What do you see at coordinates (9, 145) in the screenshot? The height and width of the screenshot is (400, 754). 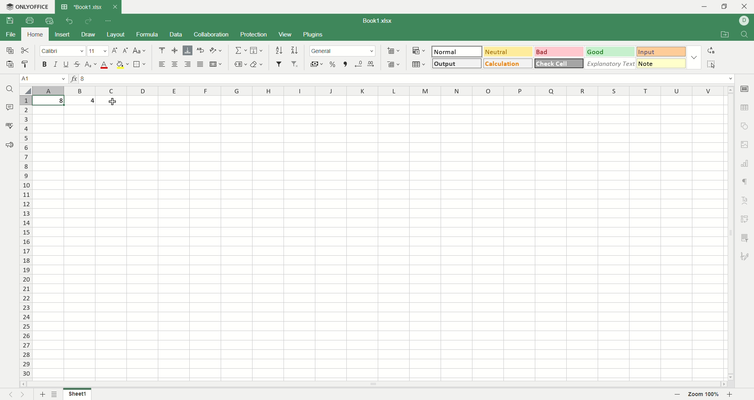 I see `feedback and support` at bounding box center [9, 145].